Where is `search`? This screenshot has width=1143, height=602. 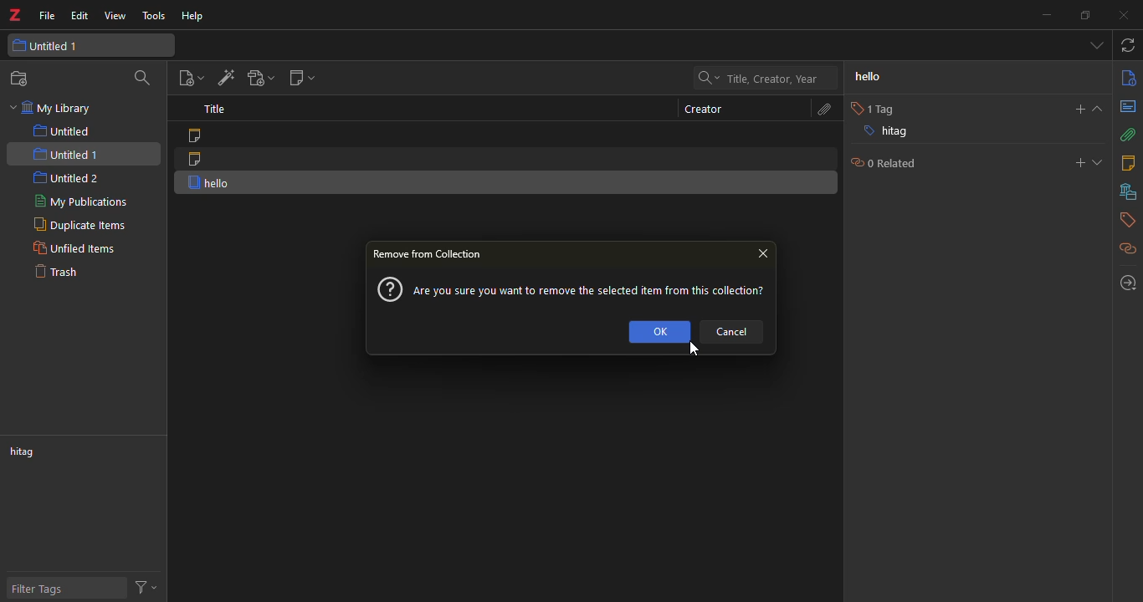
search is located at coordinates (756, 78).